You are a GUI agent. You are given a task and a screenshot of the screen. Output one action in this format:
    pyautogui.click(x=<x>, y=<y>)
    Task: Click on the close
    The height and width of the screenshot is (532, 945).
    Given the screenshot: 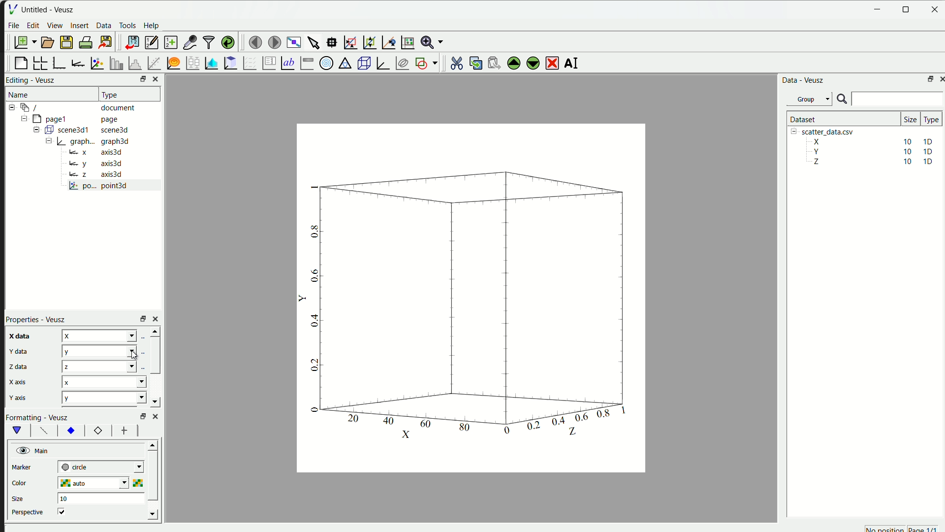 What is the action you would take?
    pyautogui.click(x=157, y=319)
    